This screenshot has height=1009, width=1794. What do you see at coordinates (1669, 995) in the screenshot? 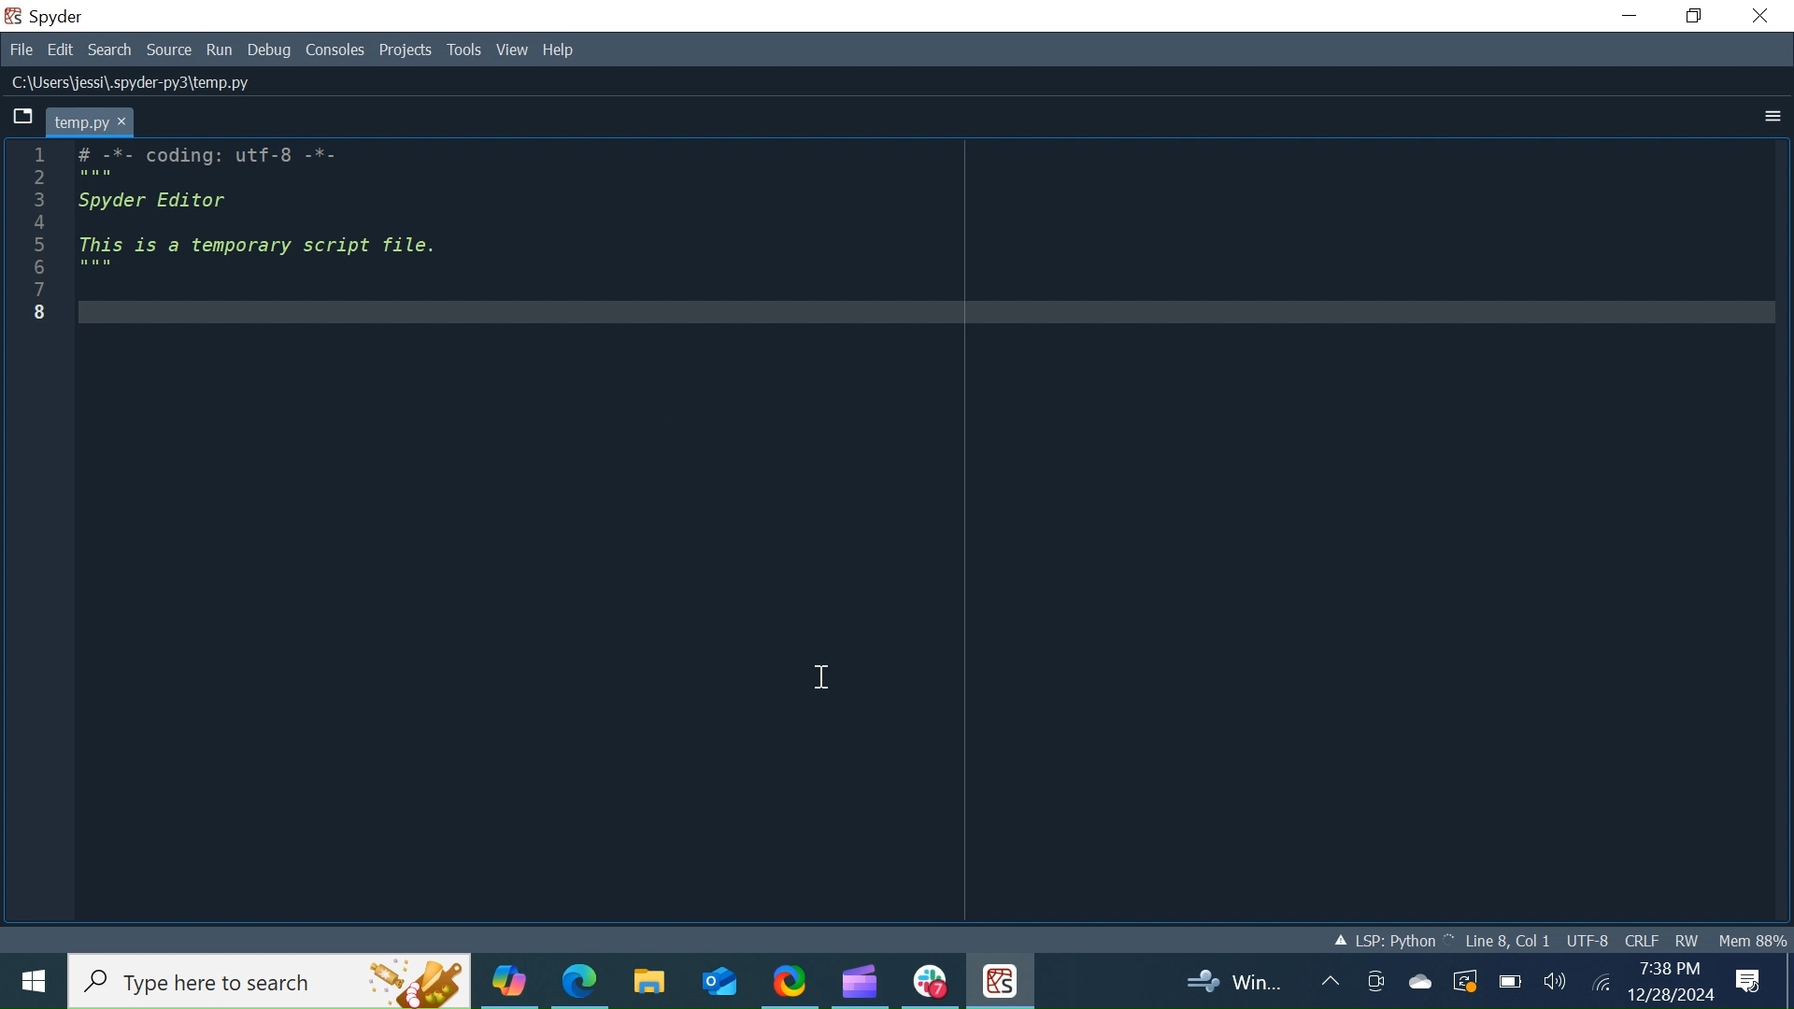
I see `Date` at bounding box center [1669, 995].